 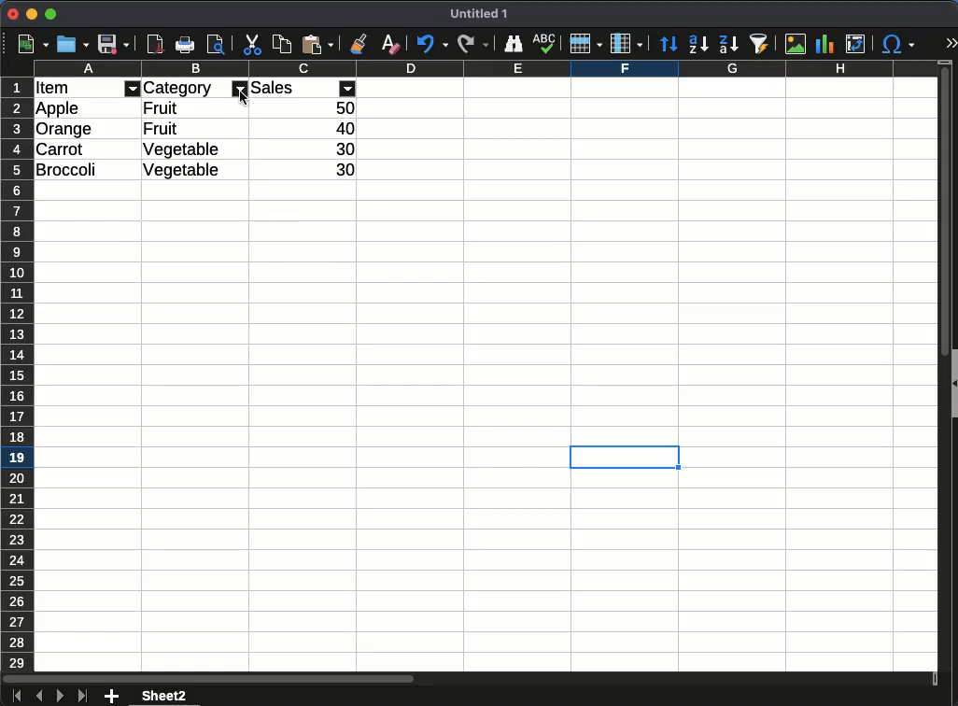 What do you see at coordinates (239, 88) in the screenshot?
I see `fitler` at bounding box center [239, 88].